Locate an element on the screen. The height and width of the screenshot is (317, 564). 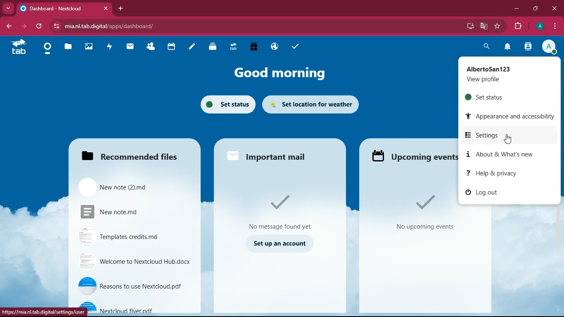
contacts is located at coordinates (527, 47).